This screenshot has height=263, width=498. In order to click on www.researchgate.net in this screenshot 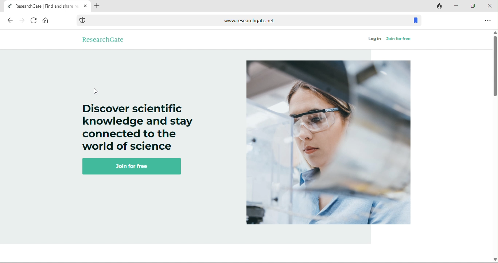, I will do `click(238, 20)`.